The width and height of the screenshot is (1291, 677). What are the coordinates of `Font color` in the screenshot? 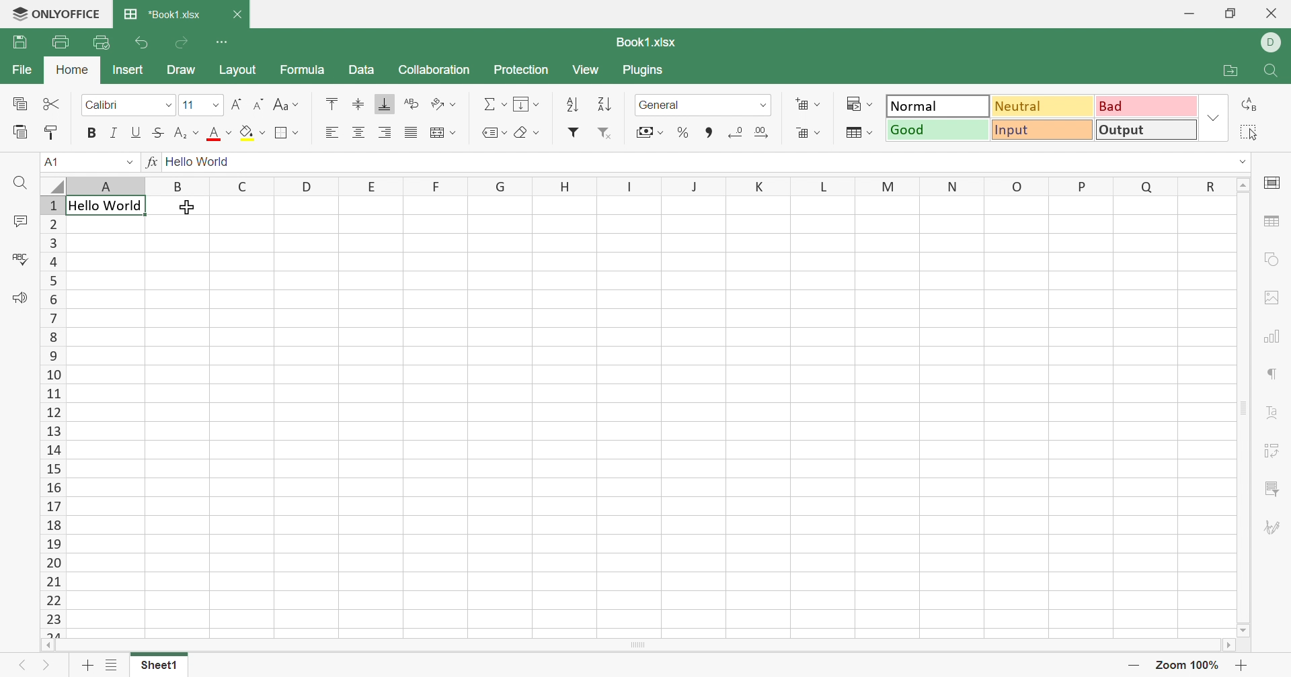 It's located at (220, 134).